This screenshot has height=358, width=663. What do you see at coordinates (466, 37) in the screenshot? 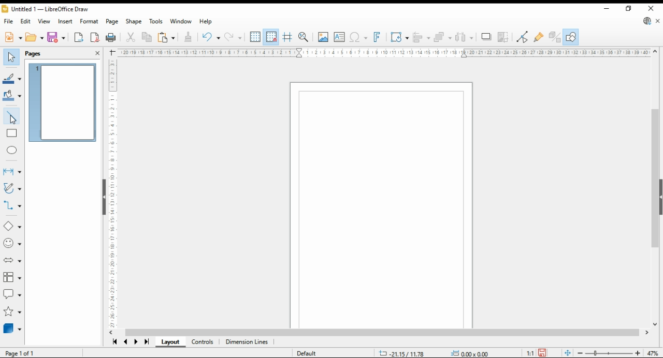
I see `select at least three objects to distribute` at bounding box center [466, 37].